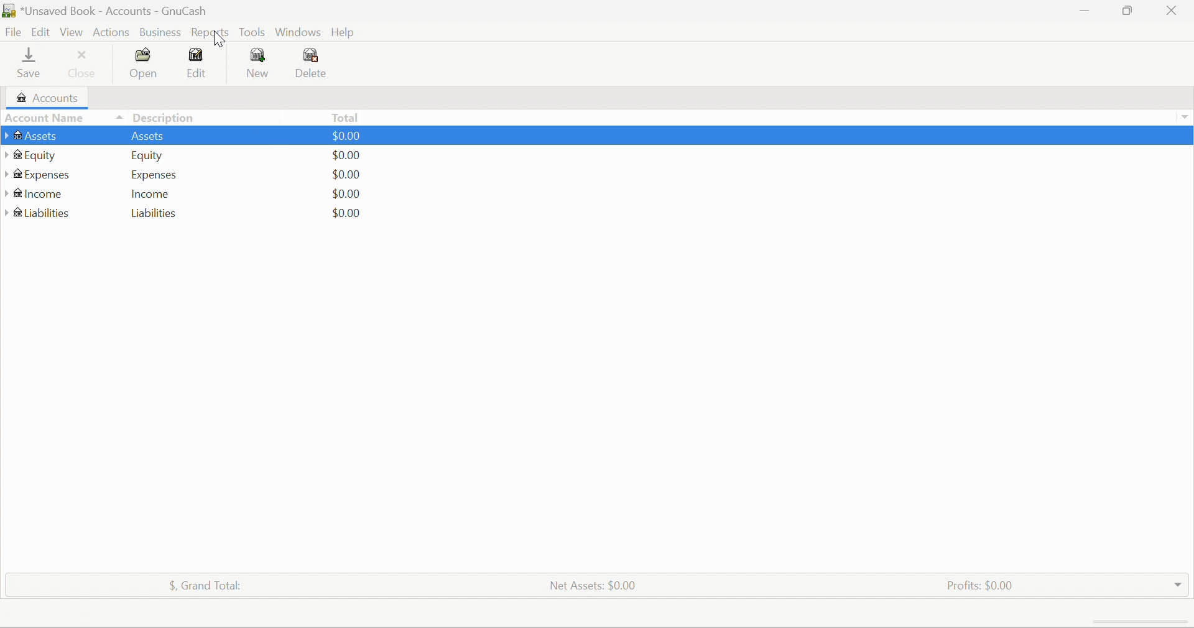 This screenshot has width=1194, height=628. I want to click on Equity, so click(33, 155).